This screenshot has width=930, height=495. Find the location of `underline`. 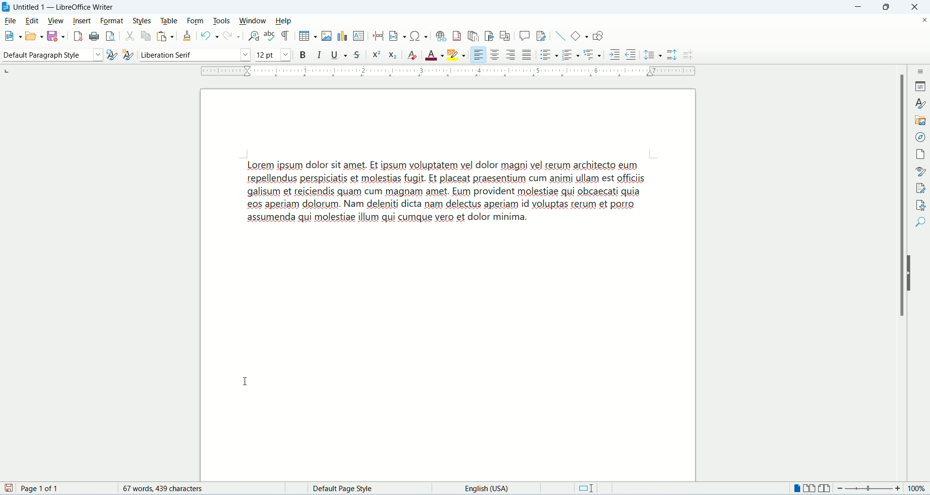

underline is located at coordinates (339, 55).